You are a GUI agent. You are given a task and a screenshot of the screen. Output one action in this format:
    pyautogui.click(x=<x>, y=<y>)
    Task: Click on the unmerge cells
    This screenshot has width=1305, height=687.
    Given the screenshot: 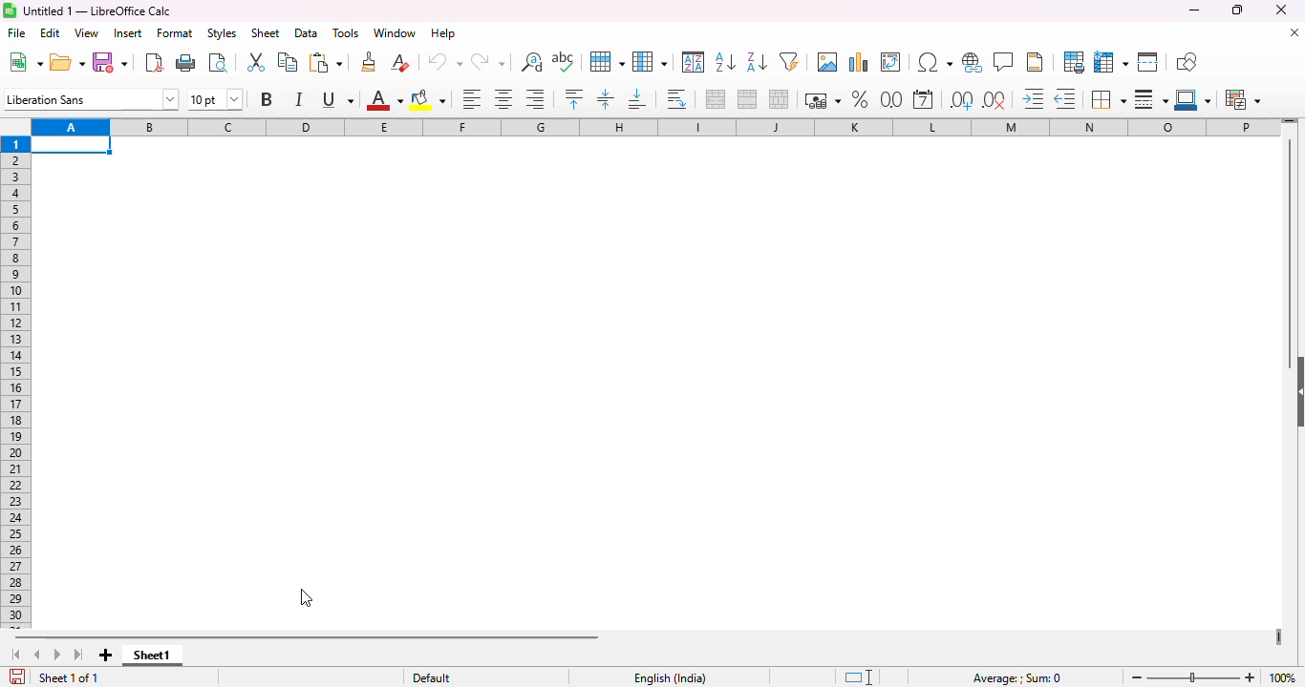 What is the action you would take?
    pyautogui.click(x=779, y=99)
    